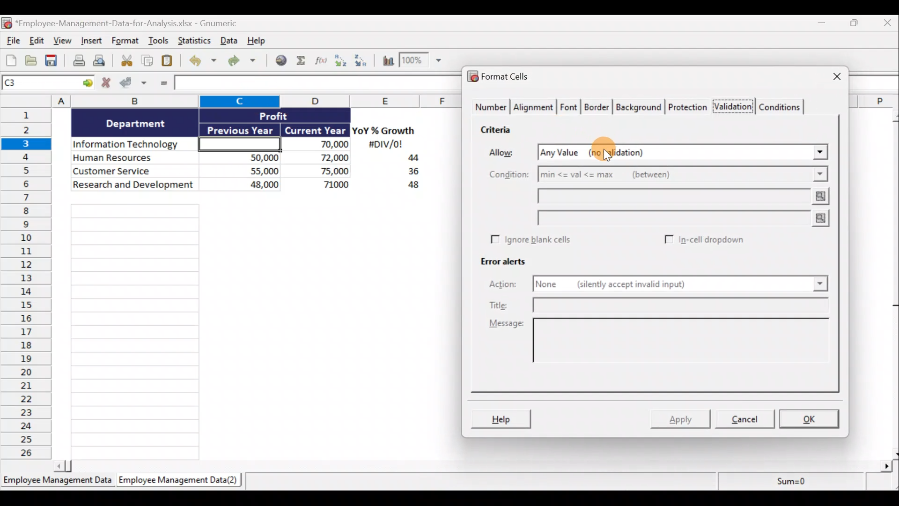 This screenshot has width=899, height=506. I want to click on 70,000, so click(320, 145).